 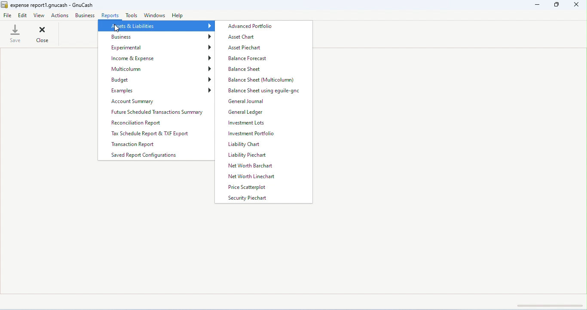 What do you see at coordinates (249, 155) in the screenshot?
I see `liability piechart` at bounding box center [249, 155].